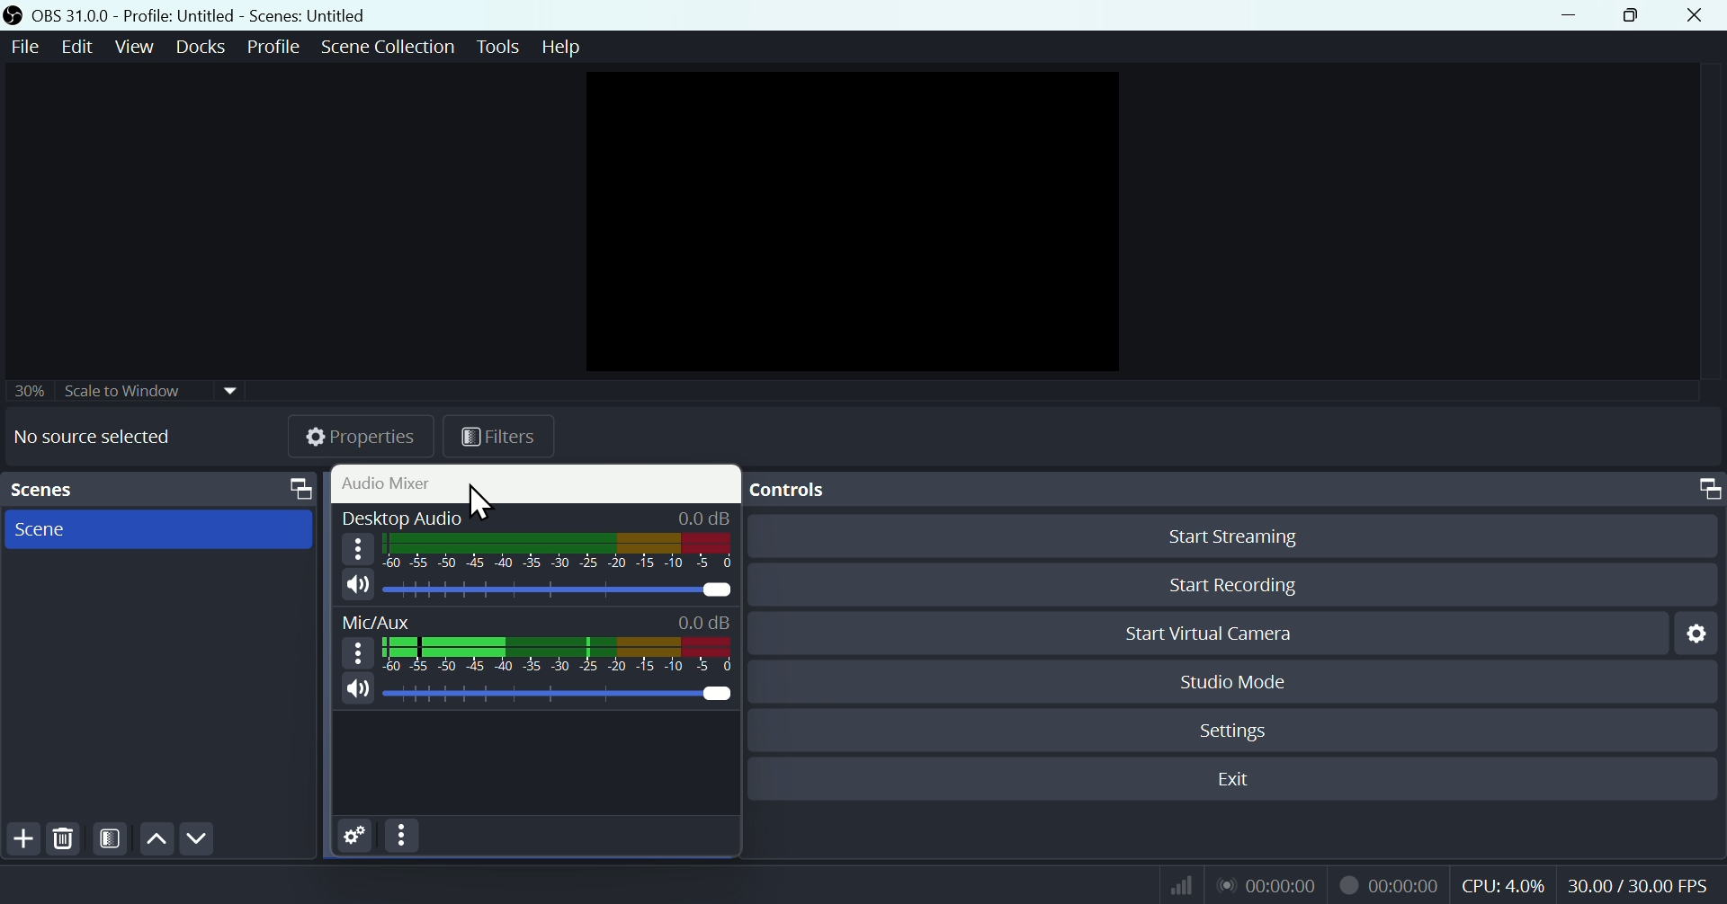 The height and width of the screenshot is (904, 1727). What do you see at coordinates (707, 515) in the screenshot?
I see `0.0dB` at bounding box center [707, 515].